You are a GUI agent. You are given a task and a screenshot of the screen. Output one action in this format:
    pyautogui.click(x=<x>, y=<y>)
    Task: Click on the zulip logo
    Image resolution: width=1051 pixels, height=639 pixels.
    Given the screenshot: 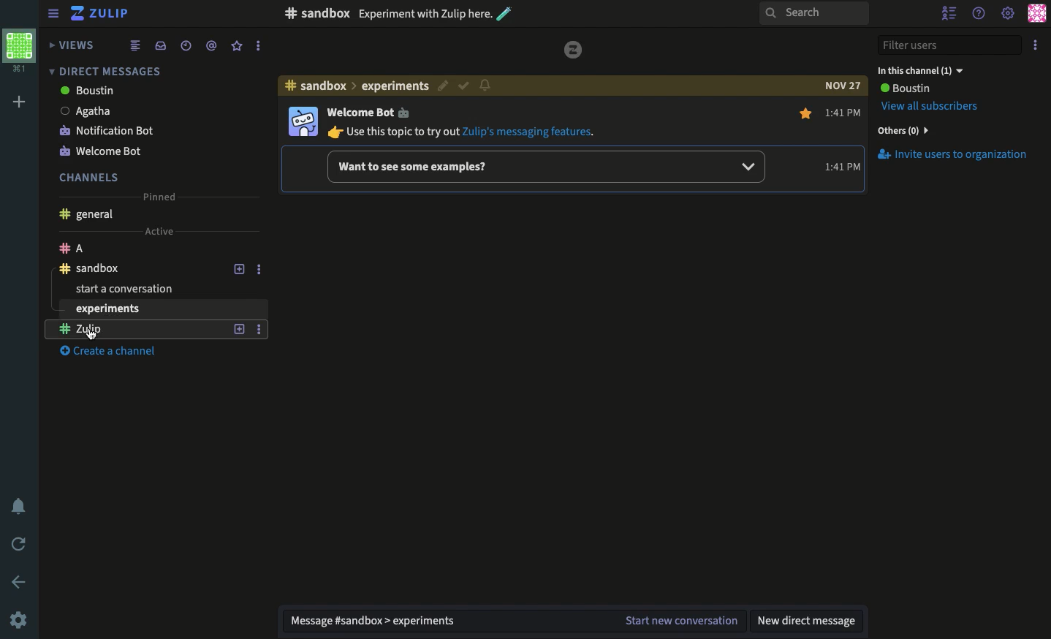 What is the action you would take?
    pyautogui.click(x=574, y=50)
    